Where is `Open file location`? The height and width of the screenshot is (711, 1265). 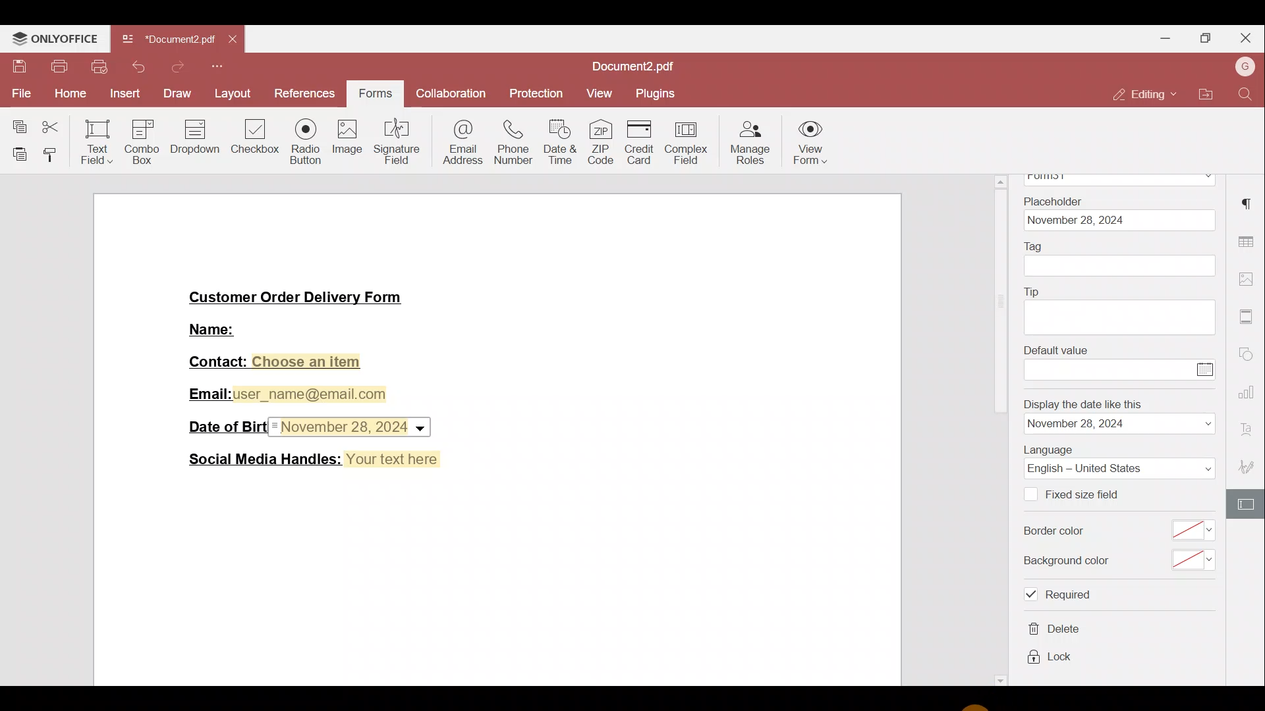 Open file location is located at coordinates (1206, 95).